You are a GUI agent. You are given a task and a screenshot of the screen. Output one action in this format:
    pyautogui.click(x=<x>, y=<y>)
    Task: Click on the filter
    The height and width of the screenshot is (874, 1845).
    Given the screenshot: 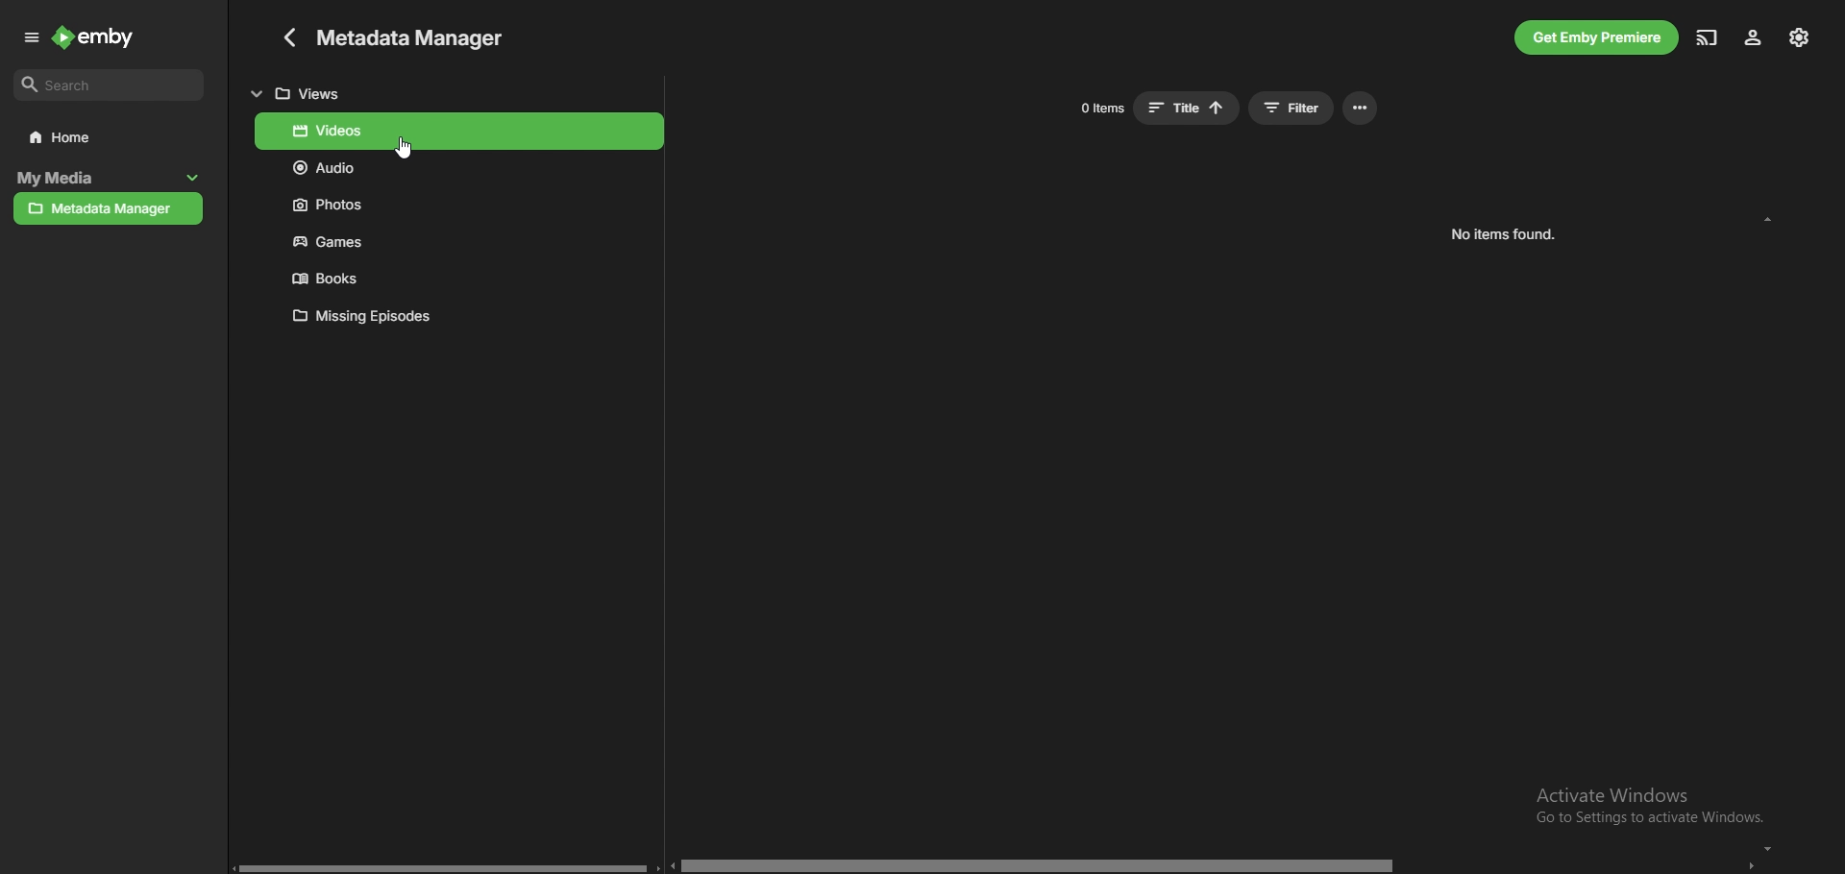 What is the action you would take?
    pyautogui.click(x=1291, y=109)
    